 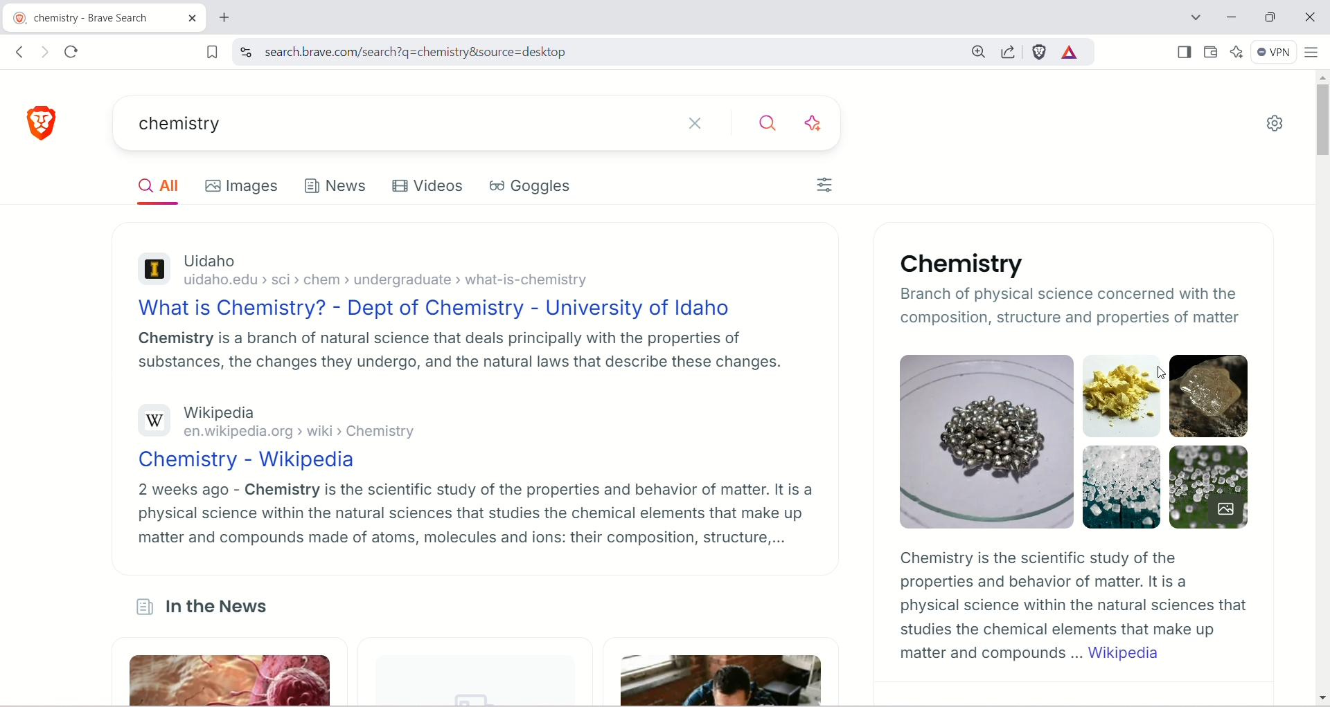 What do you see at coordinates (1040, 53) in the screenshot?
I see `brave schield` at bounding box center [1040, 53].